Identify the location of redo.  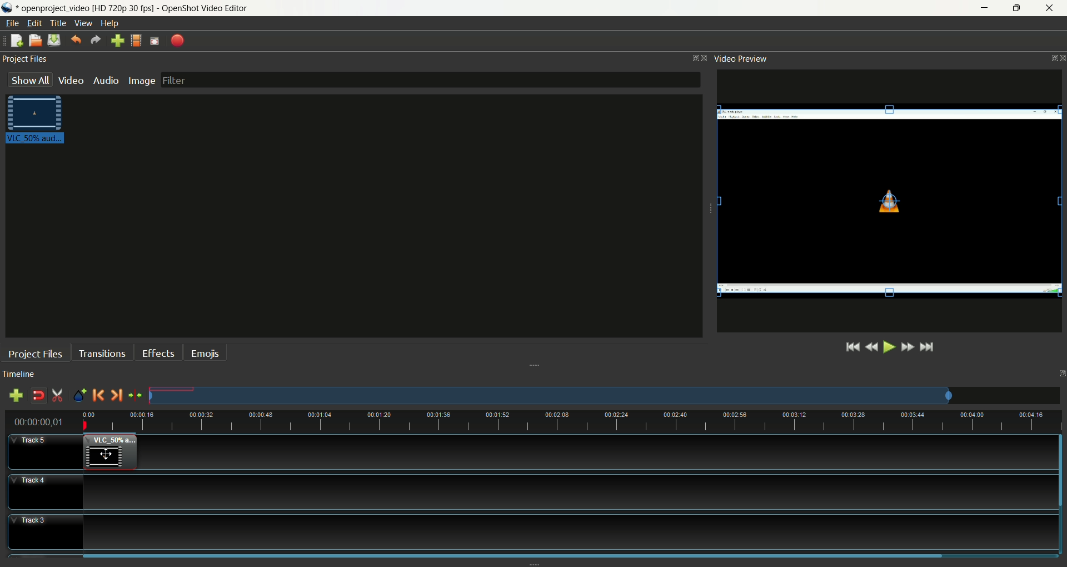
(96, 41).